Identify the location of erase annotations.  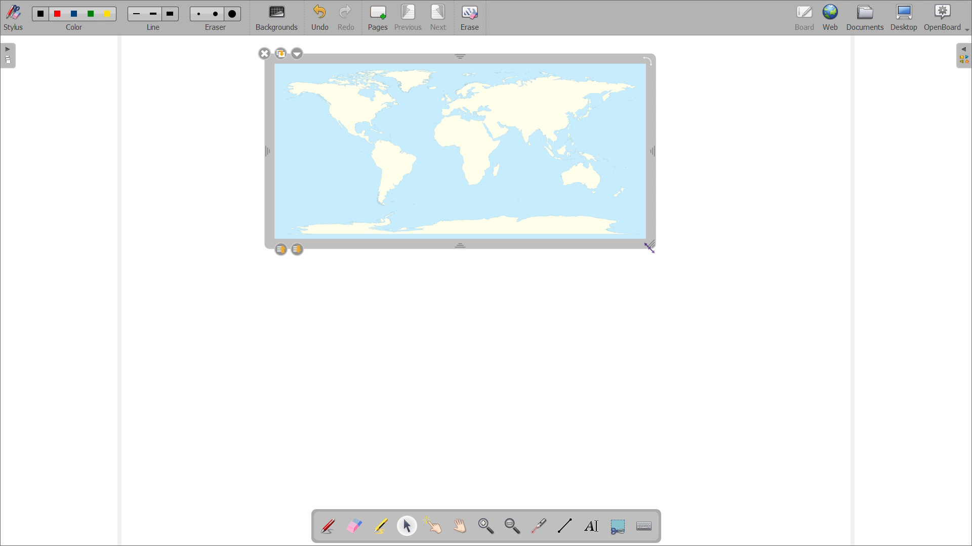
(354, 525).